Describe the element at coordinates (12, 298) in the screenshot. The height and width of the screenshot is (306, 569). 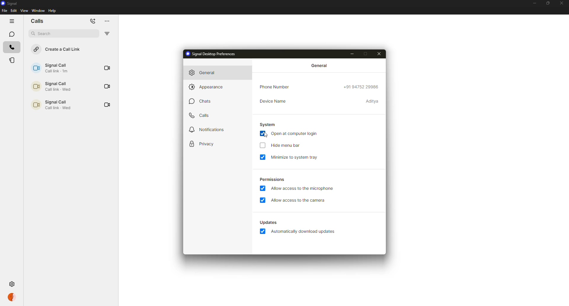
I see `profile` at that location.